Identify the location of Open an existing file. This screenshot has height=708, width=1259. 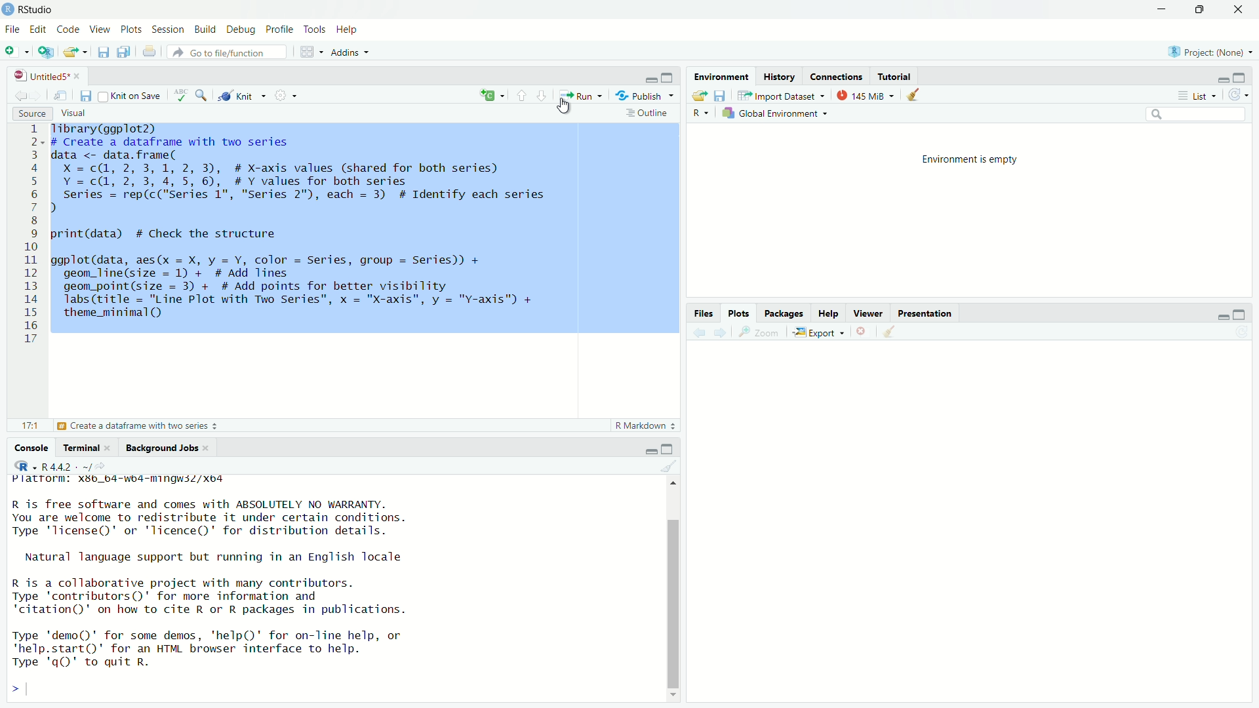
(75, 52).